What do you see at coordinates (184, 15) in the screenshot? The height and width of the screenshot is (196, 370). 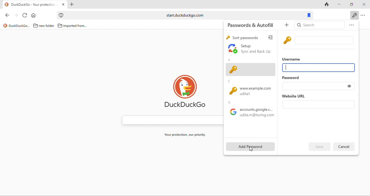 I see `start.duckduckgo.com` at bounding box center [184, 15].